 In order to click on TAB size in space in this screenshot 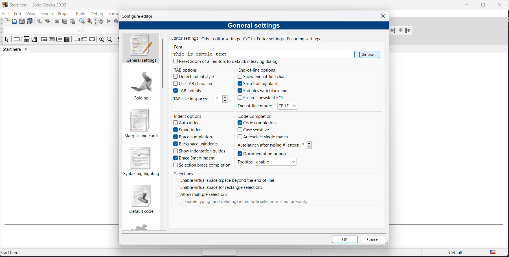, I will do `click(191, 99)`.